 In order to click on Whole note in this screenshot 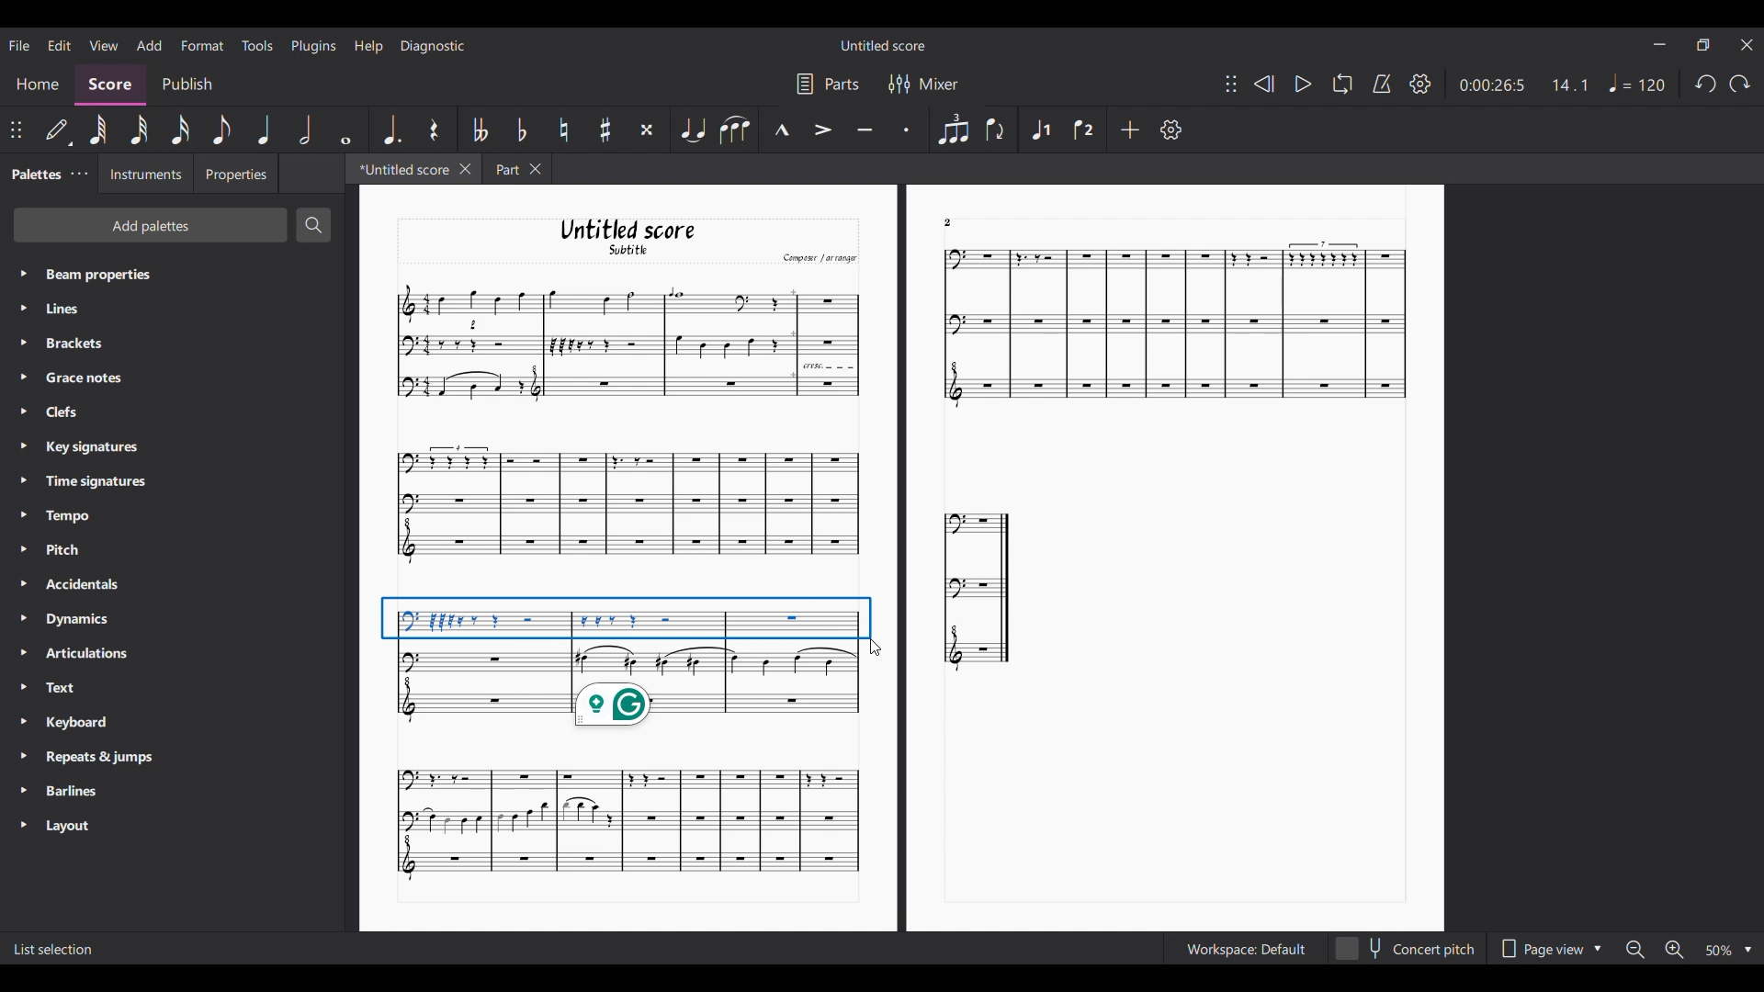, I will do `click(346, 130)`.